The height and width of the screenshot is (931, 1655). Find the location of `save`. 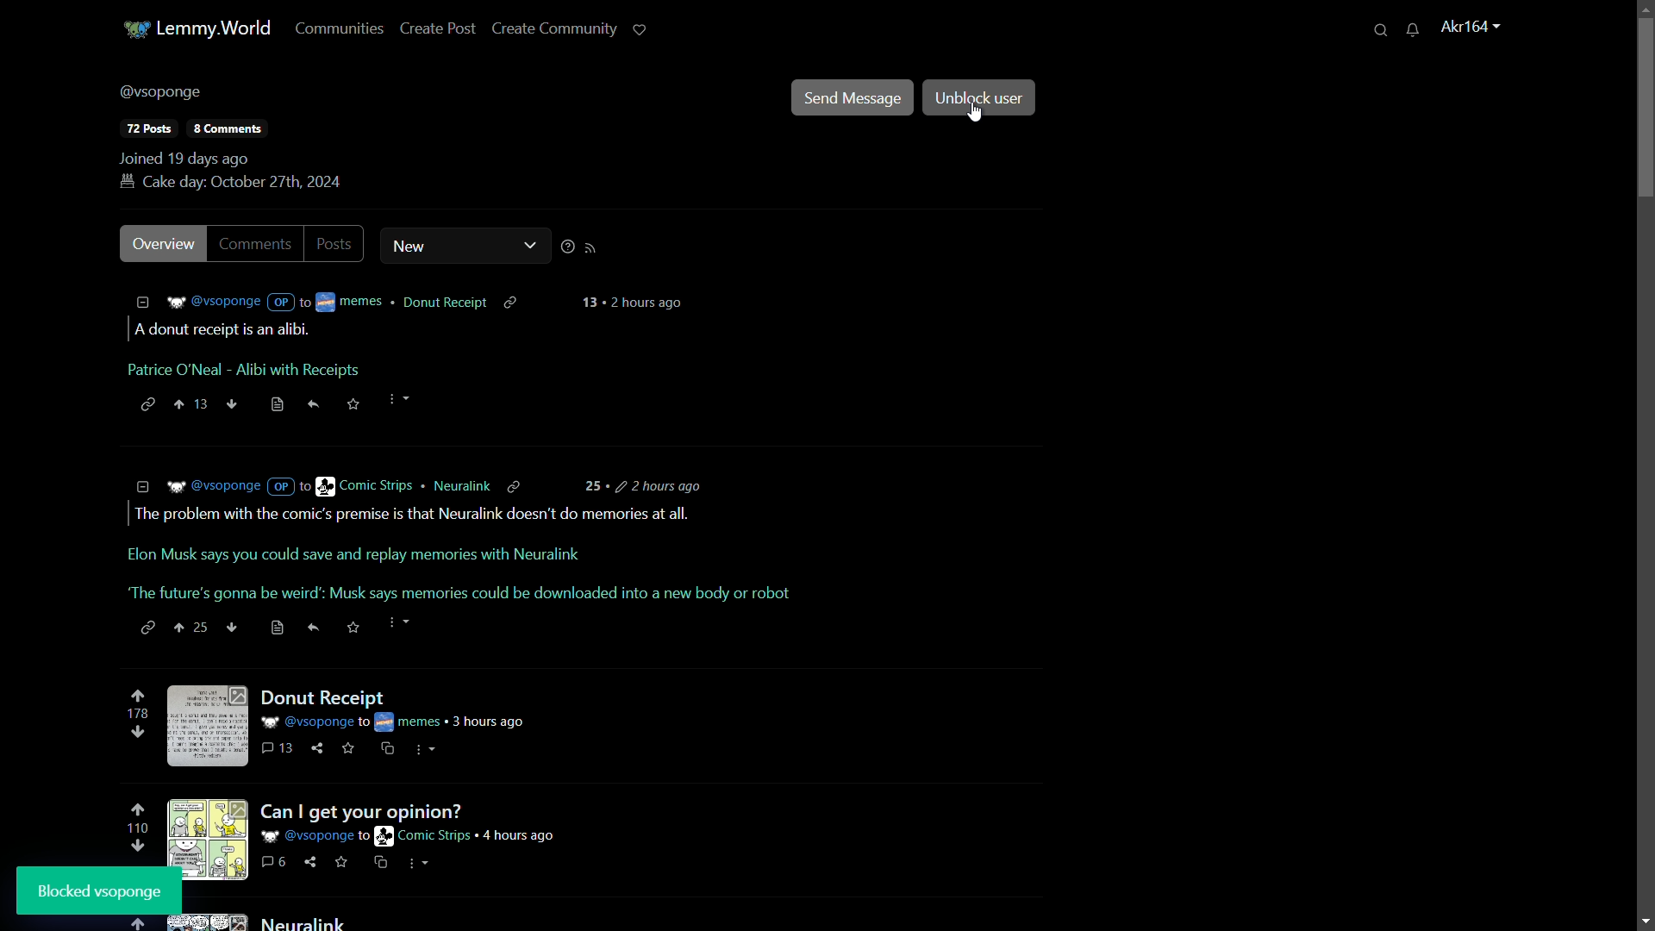

save is located at coordinates (382, 863).